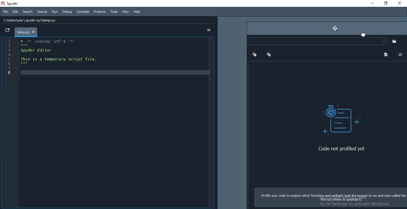 This screenshot has height=209, width=407. Describe the element at coordinates (366, 34) in the screenshot. I see `cursor on move button` at that location.